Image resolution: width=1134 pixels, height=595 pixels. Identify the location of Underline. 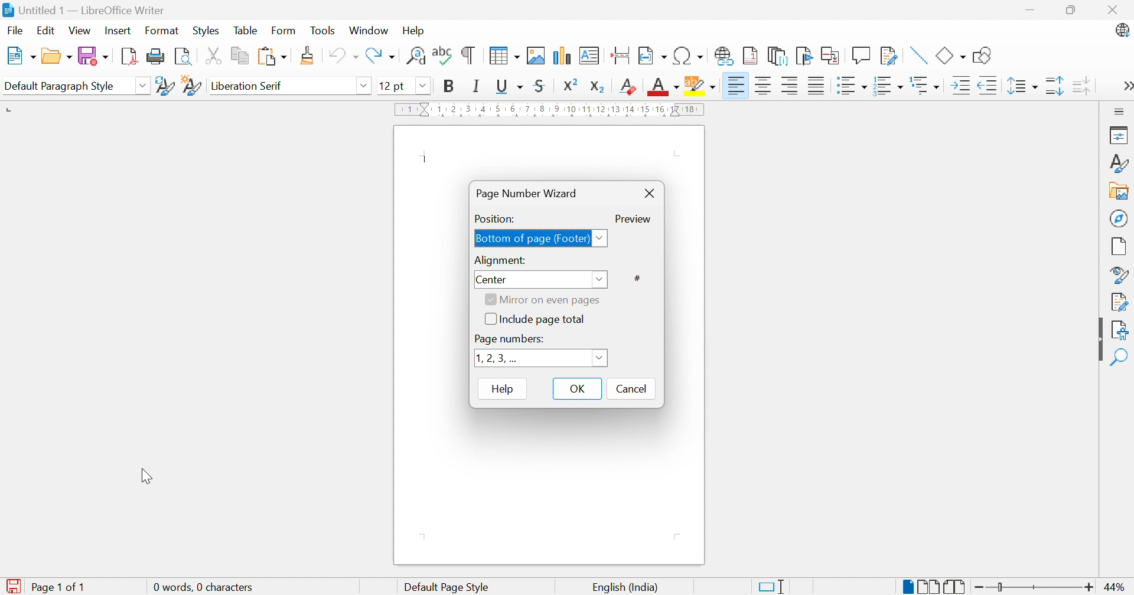
(509, 86).